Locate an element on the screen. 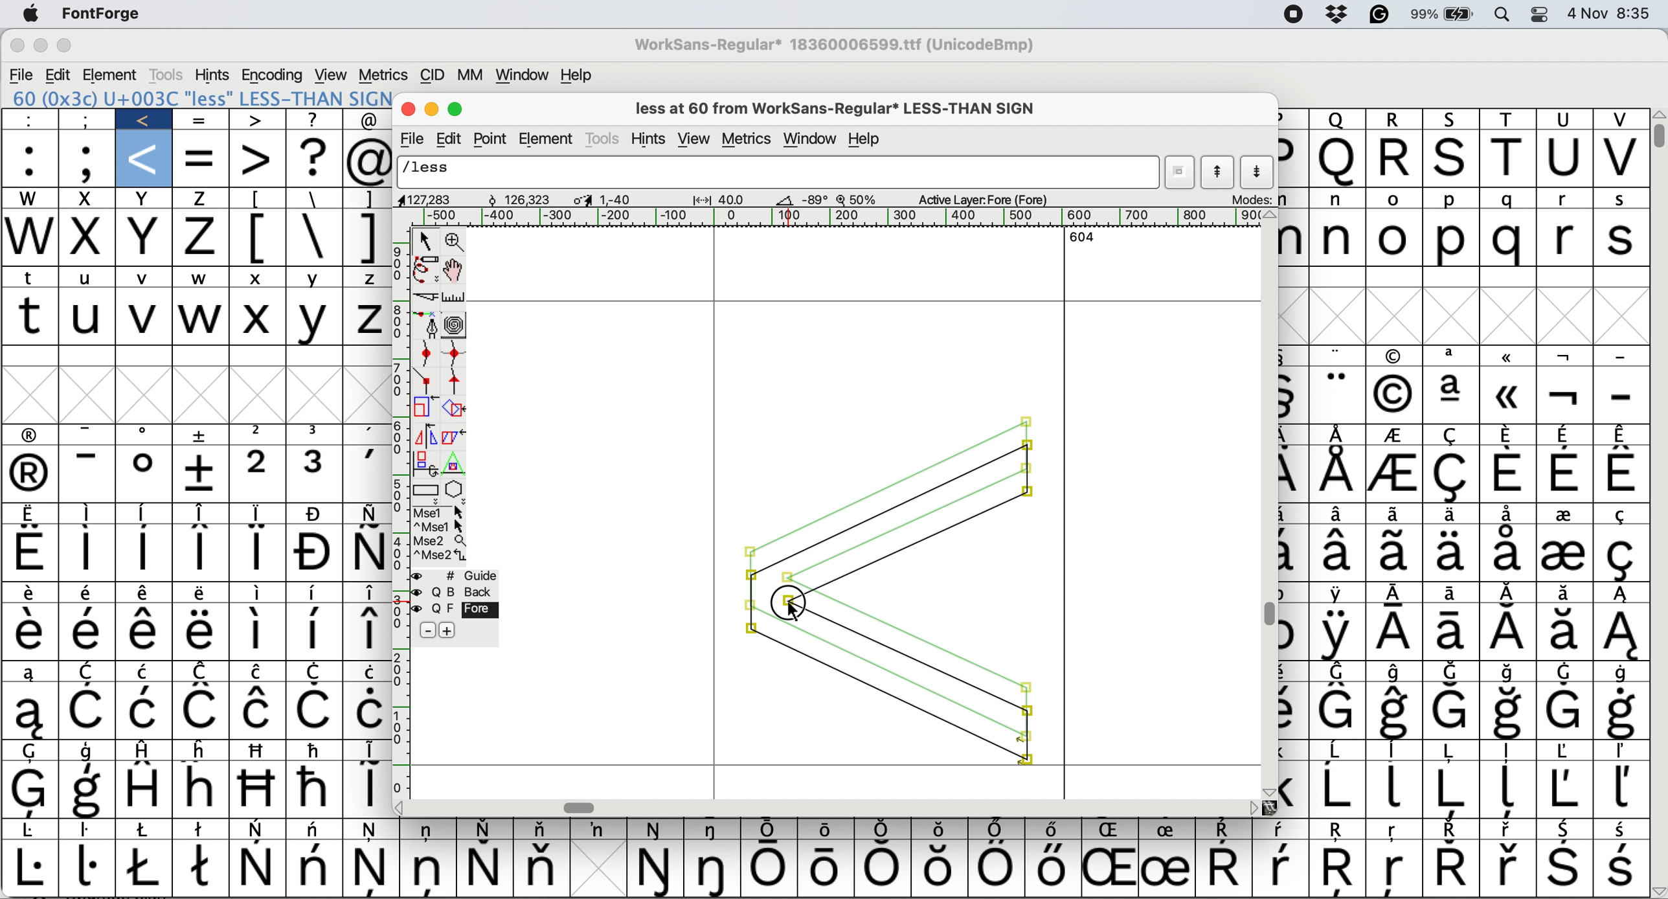 This screenshot has height=899, width=1668. Symbol is located at coordinates (773, 869).